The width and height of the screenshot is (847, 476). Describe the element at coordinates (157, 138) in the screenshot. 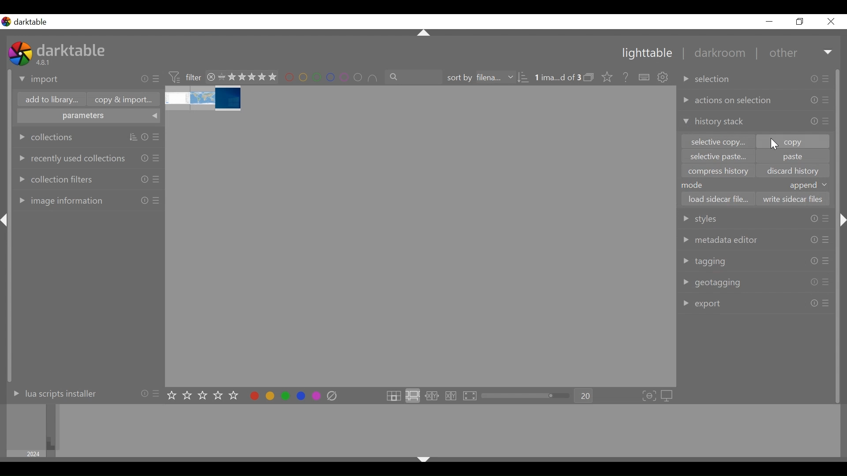

I see `presets` at that location.